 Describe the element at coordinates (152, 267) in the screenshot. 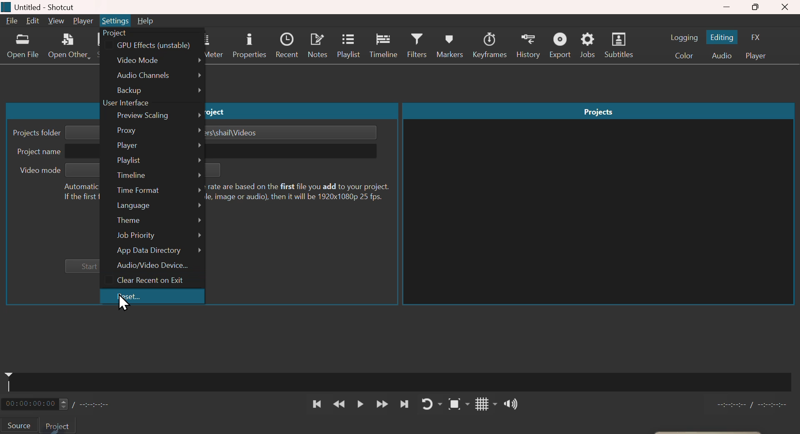

I see `Audio video device` at that location.